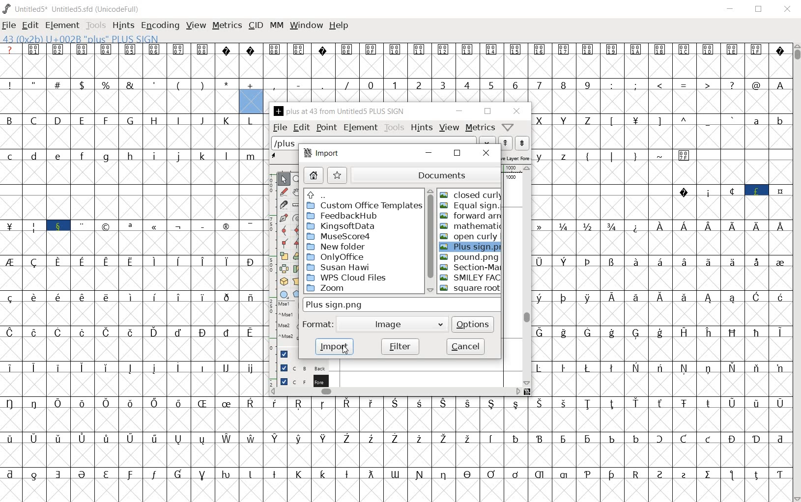 This screenshot has height=502, width=801. Describe the element at coordinates (240, 450) in the screenshot. I see `accented letters` at that location.